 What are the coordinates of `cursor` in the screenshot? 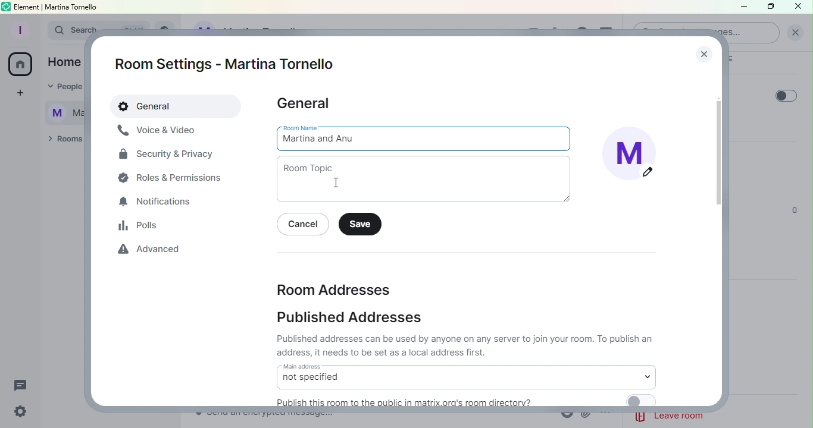 It's located at (337, 182).